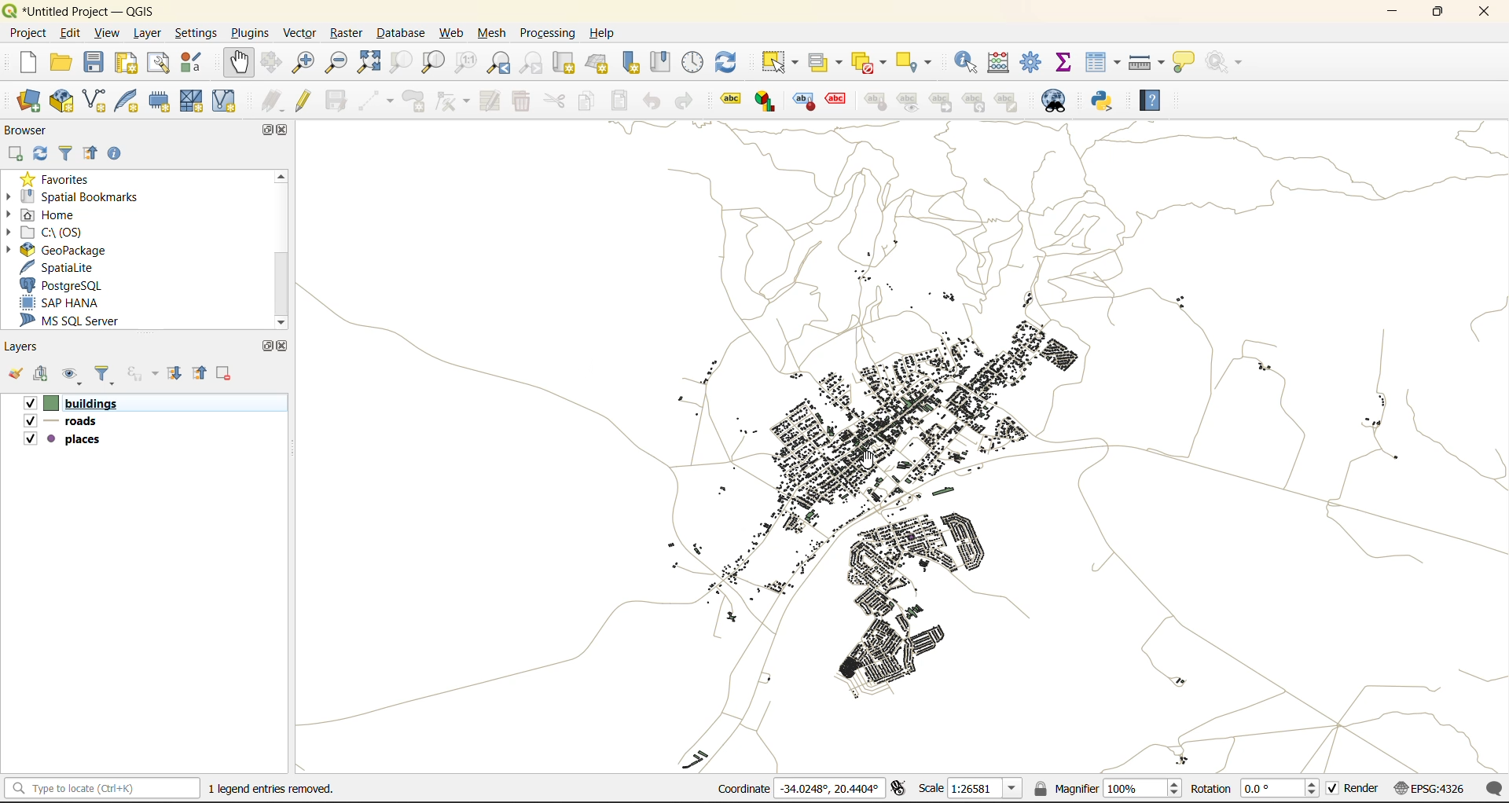  What do you see at coordinates (277, 62) in the screenshot?
I see `pan to selection` at bounding box center [277, 62].